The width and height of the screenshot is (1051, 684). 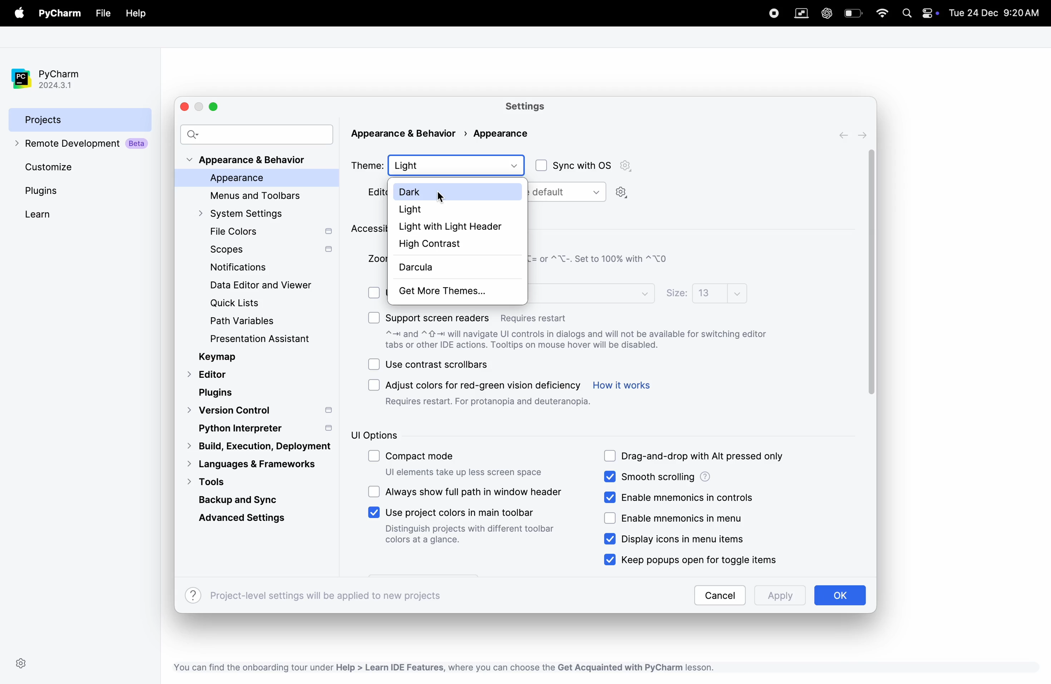 I want to click on system settings, so click(x=249, y=213).